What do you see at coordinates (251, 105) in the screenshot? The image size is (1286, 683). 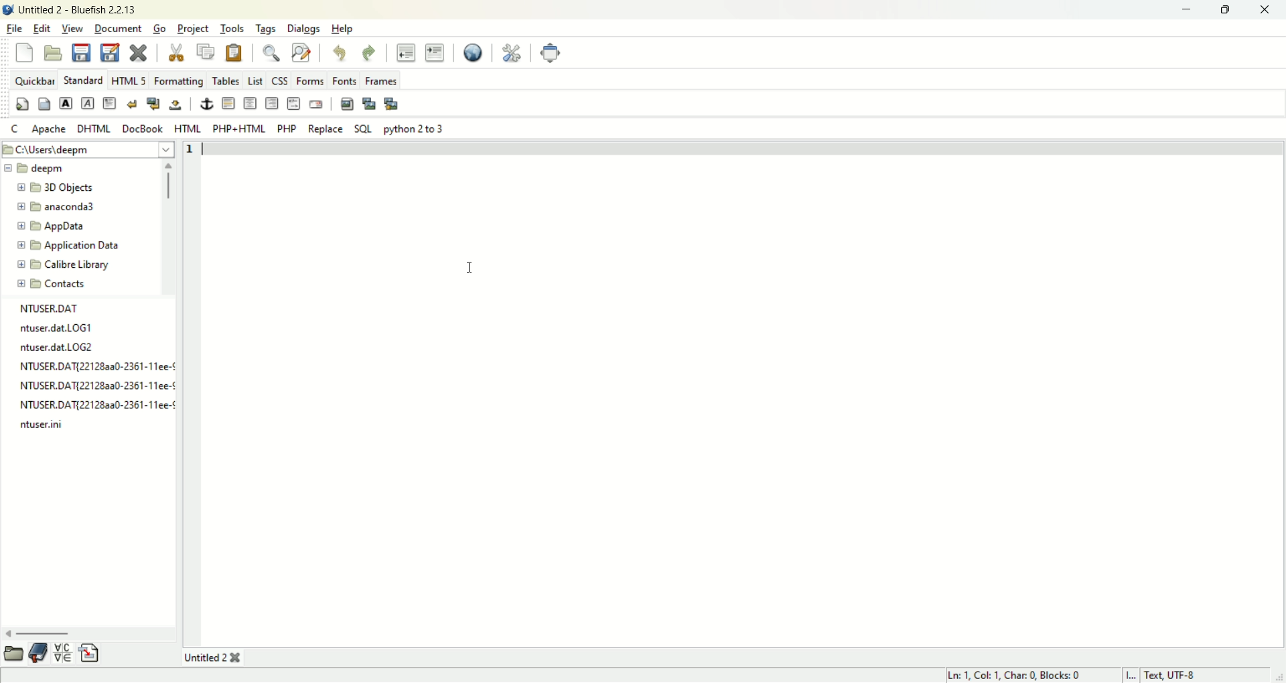 I see `center` at bounding box center [251, 105].